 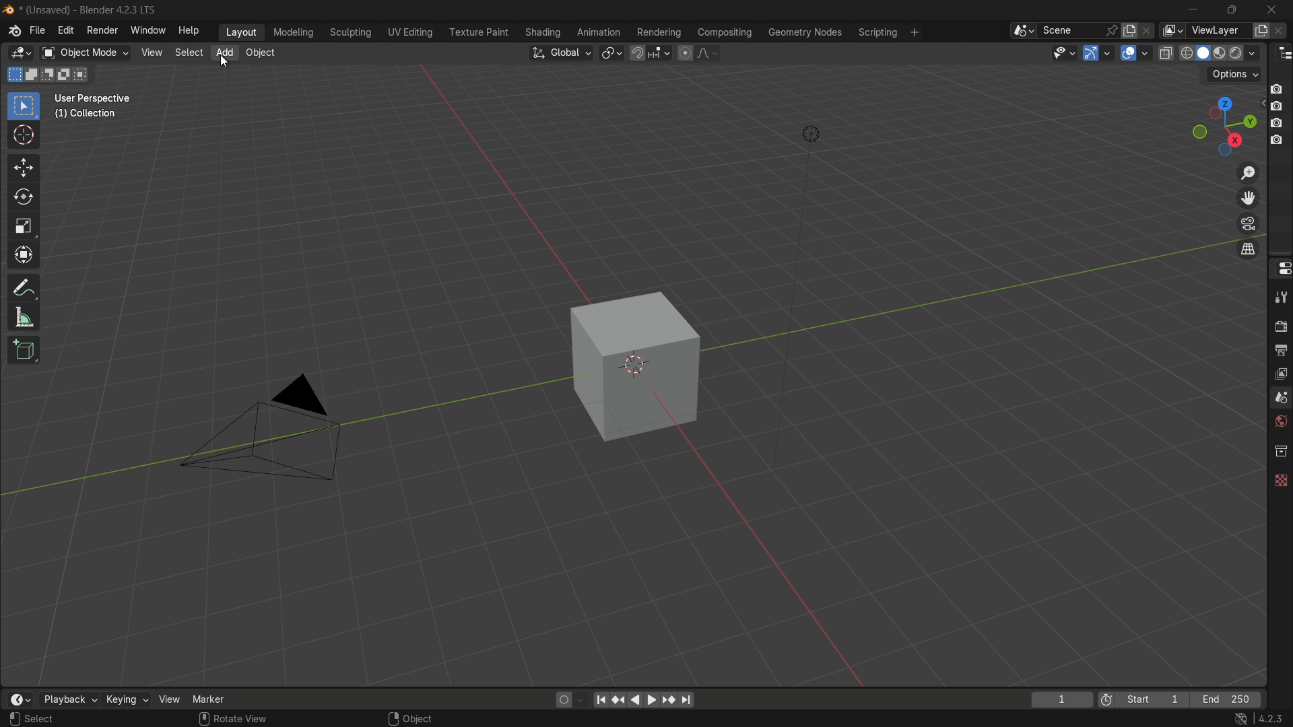 I want to click on subtract existing selection, so click(x=50, y=75).